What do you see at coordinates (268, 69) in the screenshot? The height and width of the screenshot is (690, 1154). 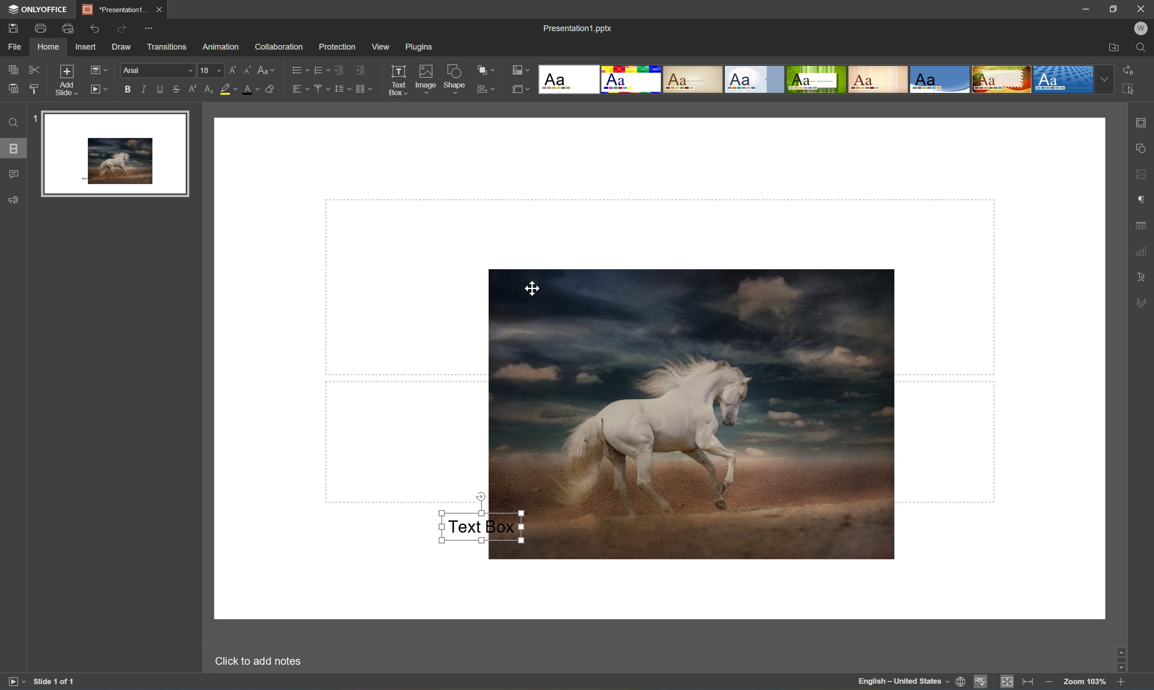 I see `Change case` at bounding box center [268, 69].